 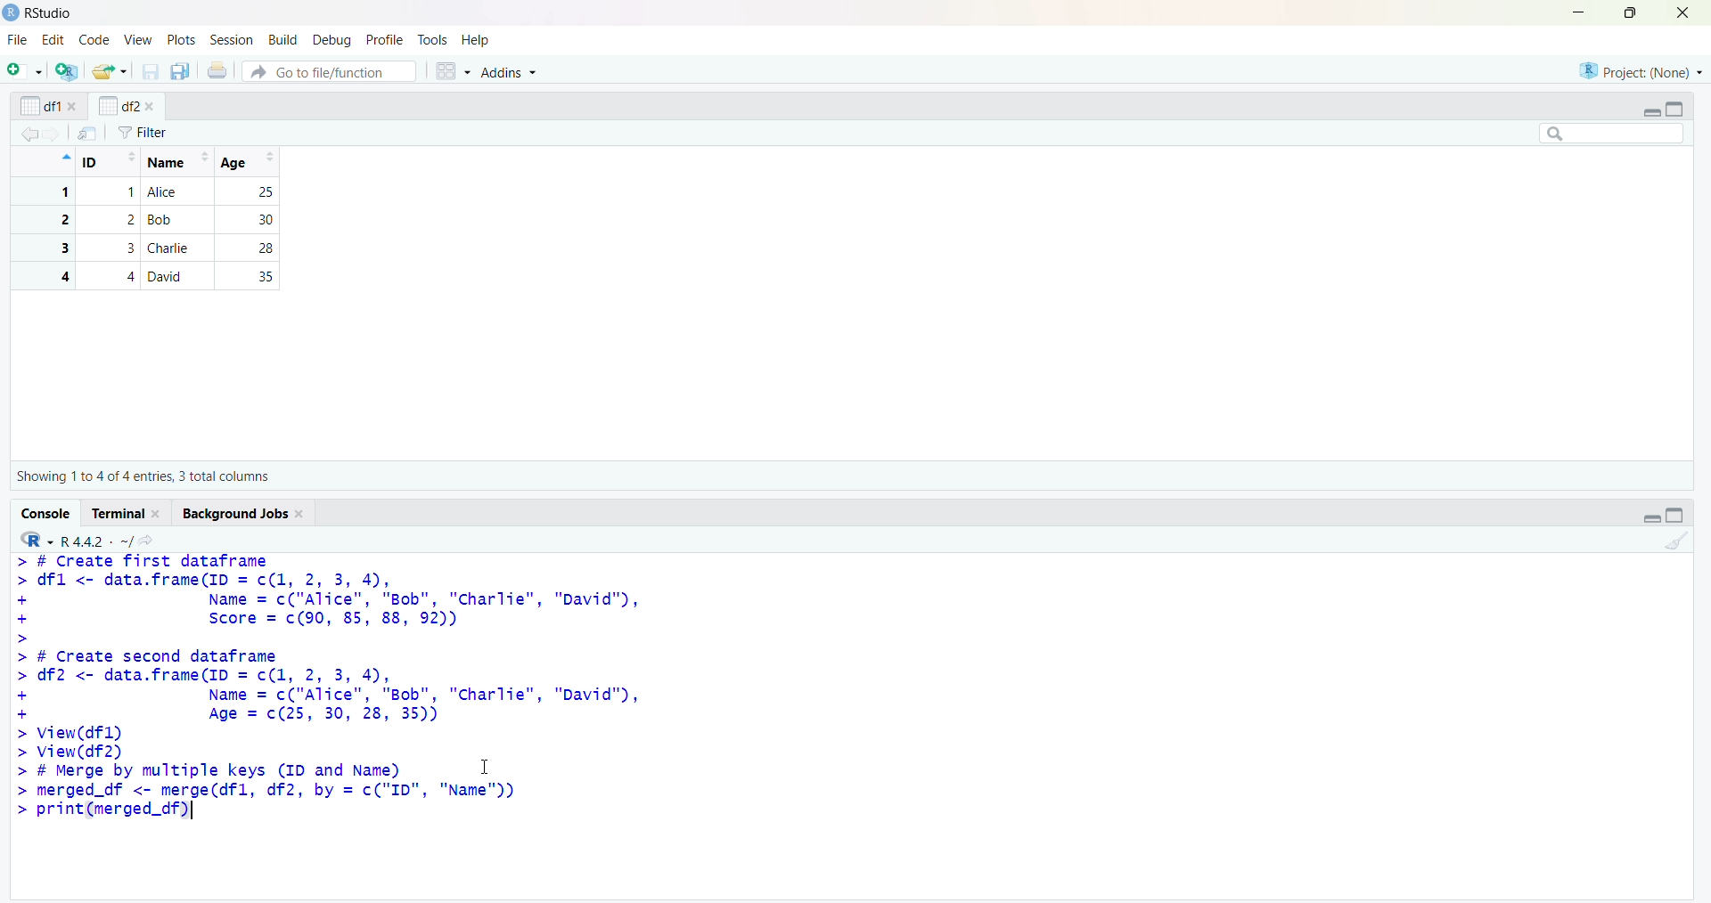 I want to click on 1 1 Alice 25, so click(x=153, y=192).